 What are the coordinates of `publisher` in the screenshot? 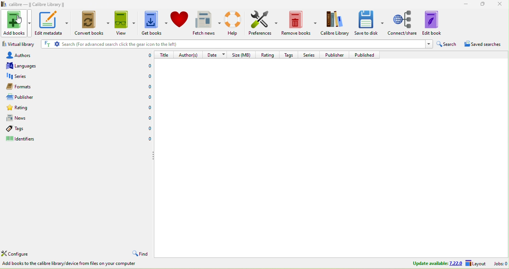 It's located at (28, 97).